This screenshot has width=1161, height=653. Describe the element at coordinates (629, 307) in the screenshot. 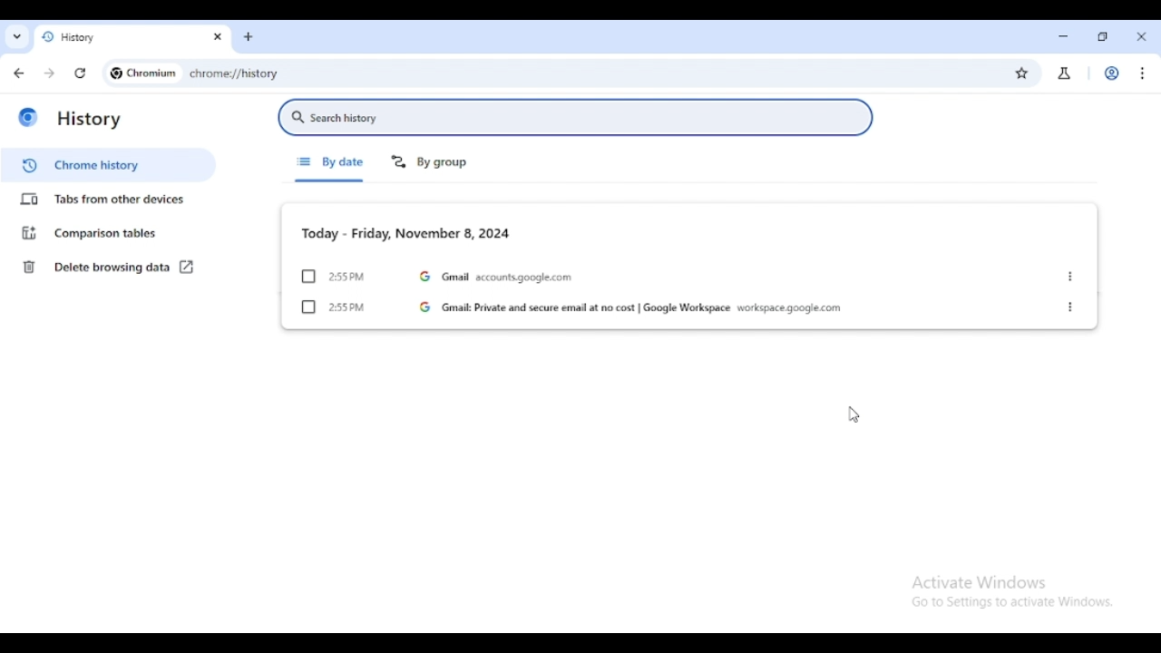

I see `Gmail: private and secure email at no cost | Google workspace workspace.google.com` at that location.